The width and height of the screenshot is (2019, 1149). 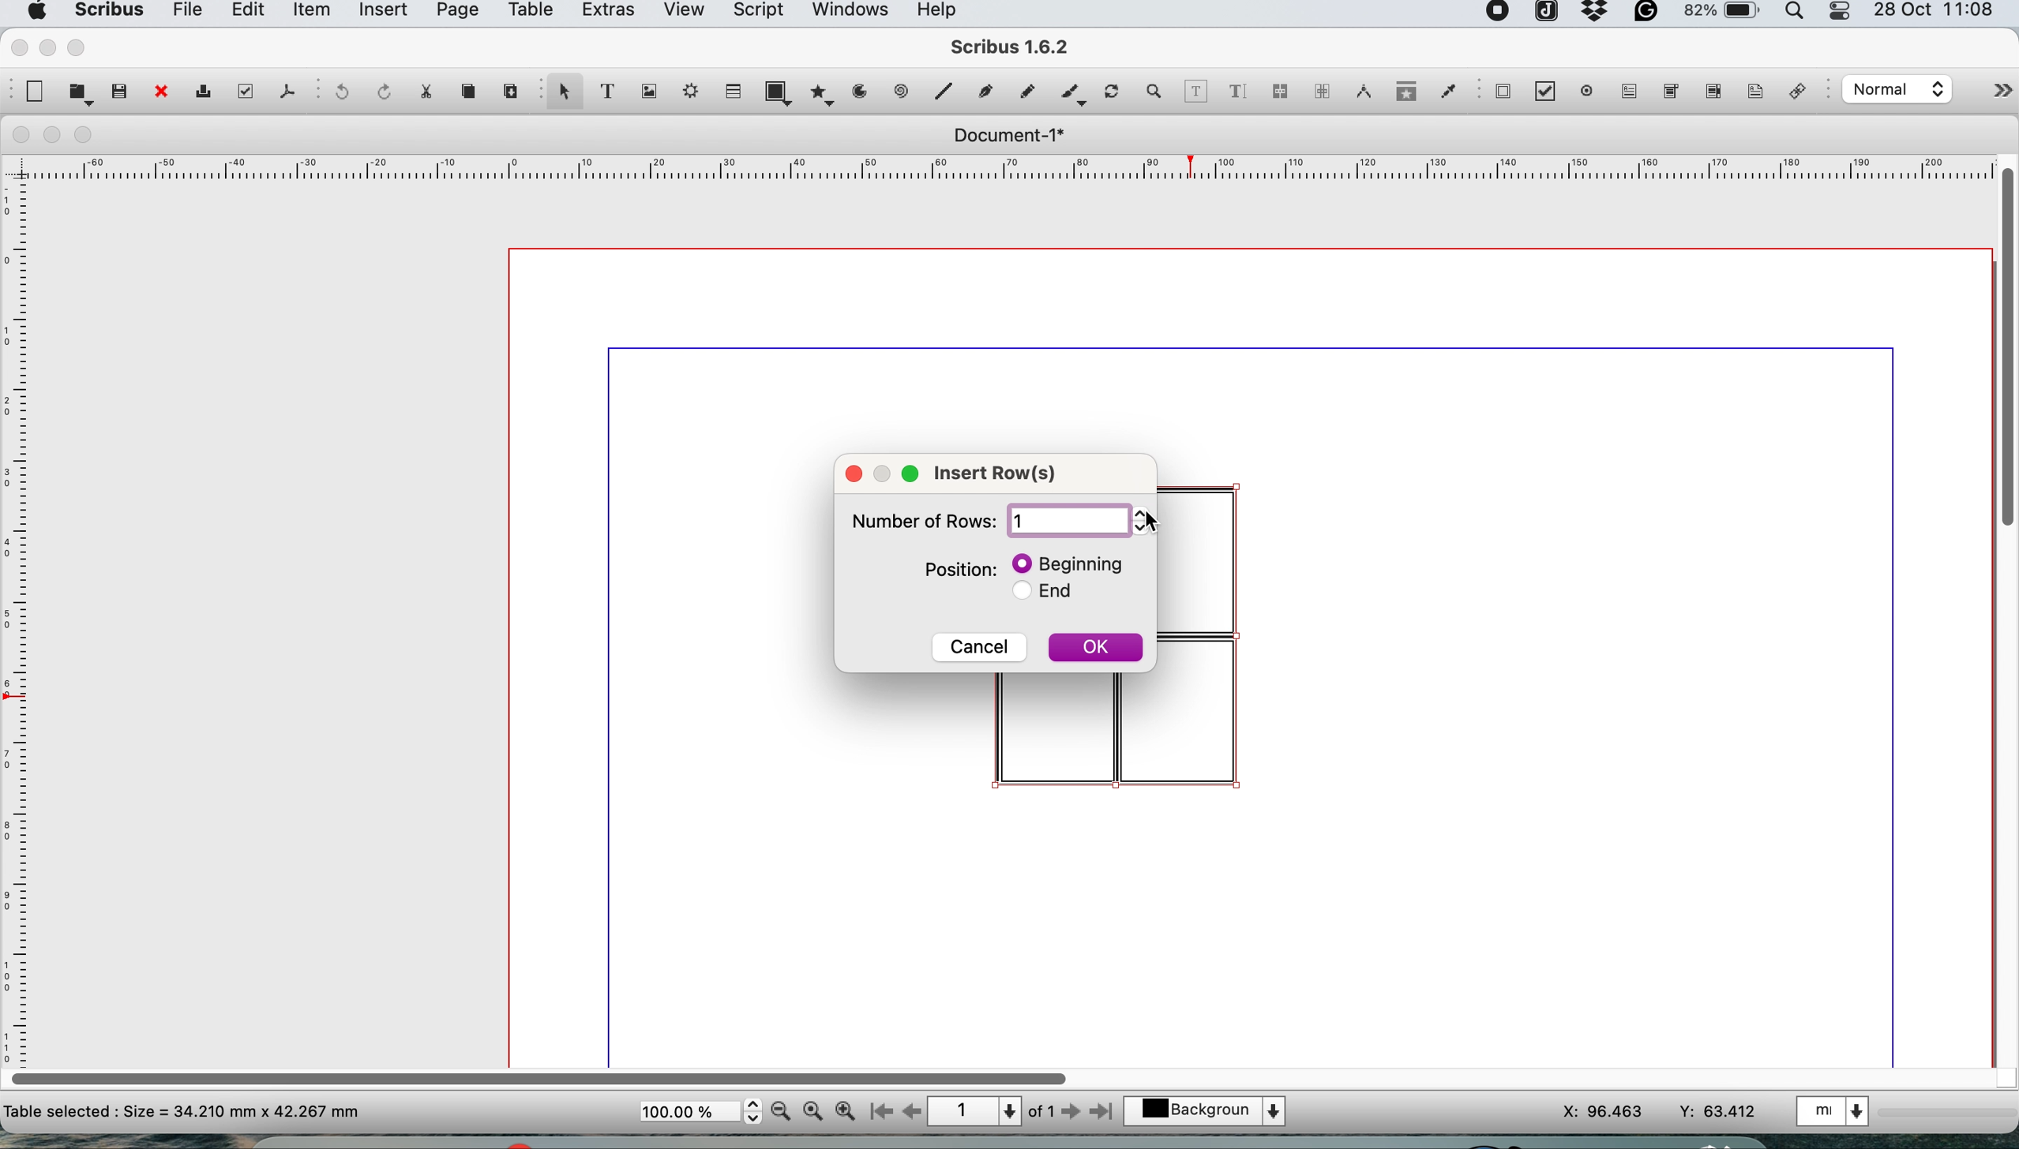 What do you see at coordinates (185, 13) in the screenshot?
I see `file` at bounding box center [185, 13].